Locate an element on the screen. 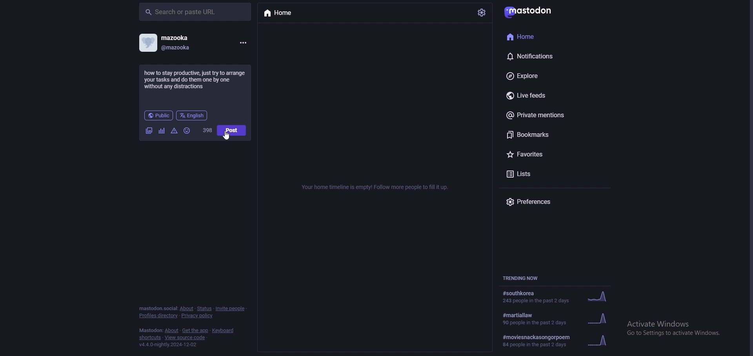 The image size is (753, 356). invite people is located at coordinates (231, 309).